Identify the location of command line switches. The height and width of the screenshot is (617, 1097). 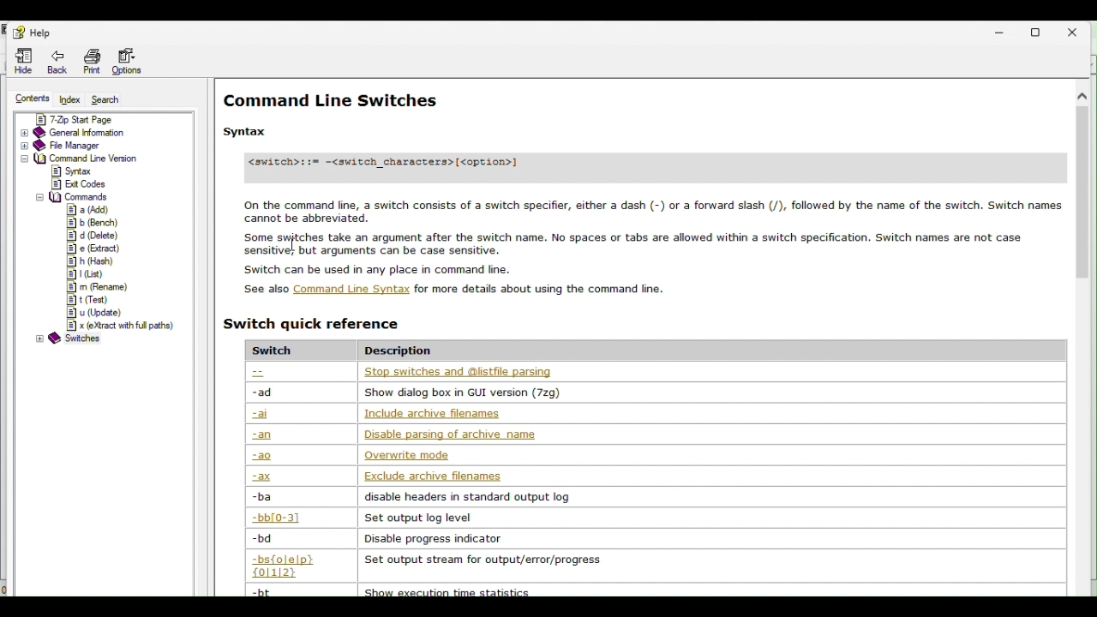
(335, 102).